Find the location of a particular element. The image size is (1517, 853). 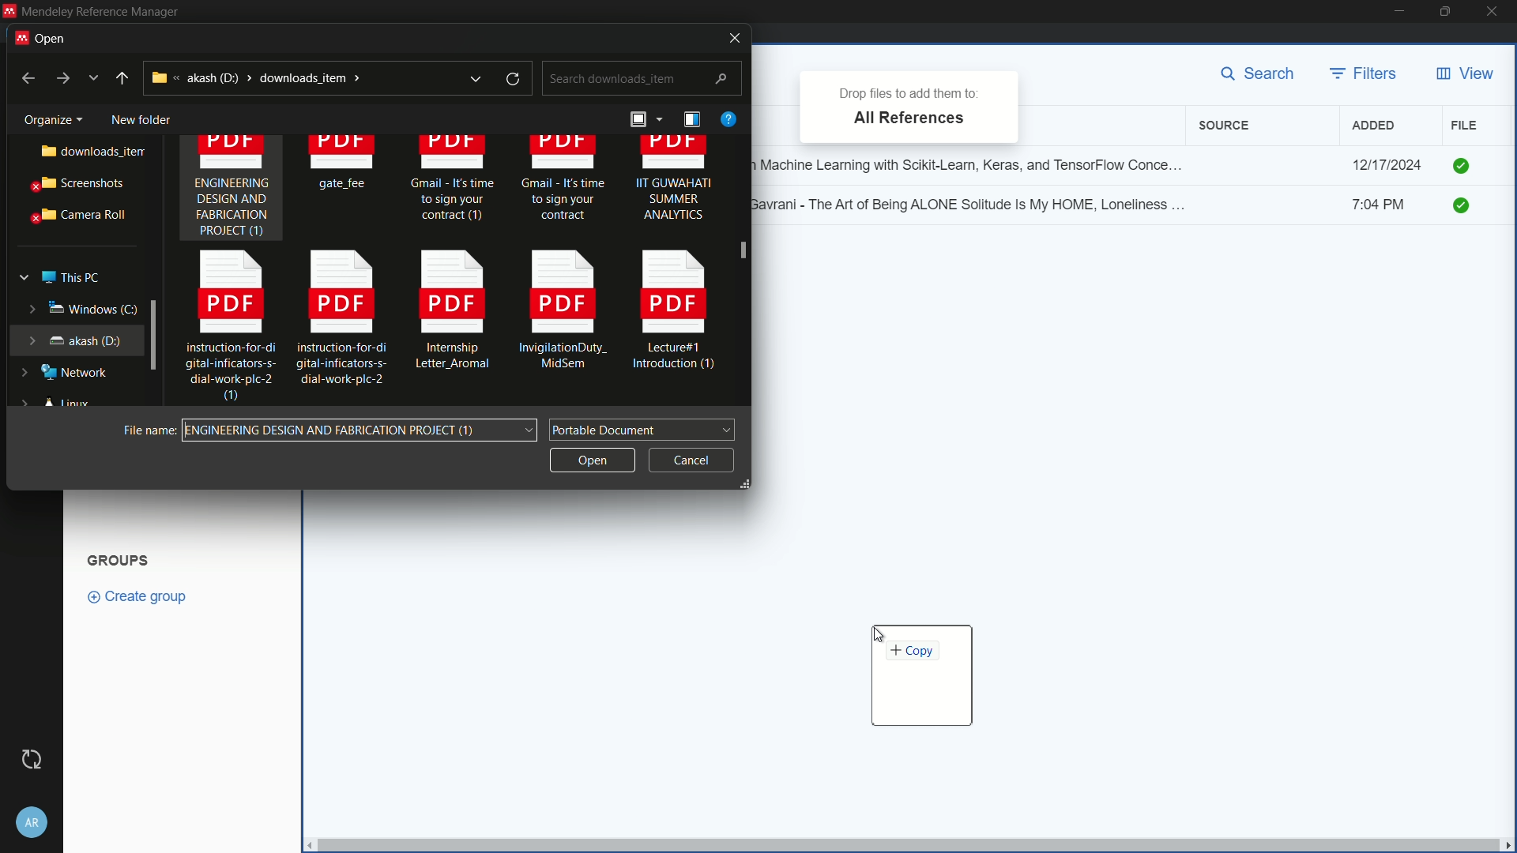

scroll bar is located at coordinates (743, 272).